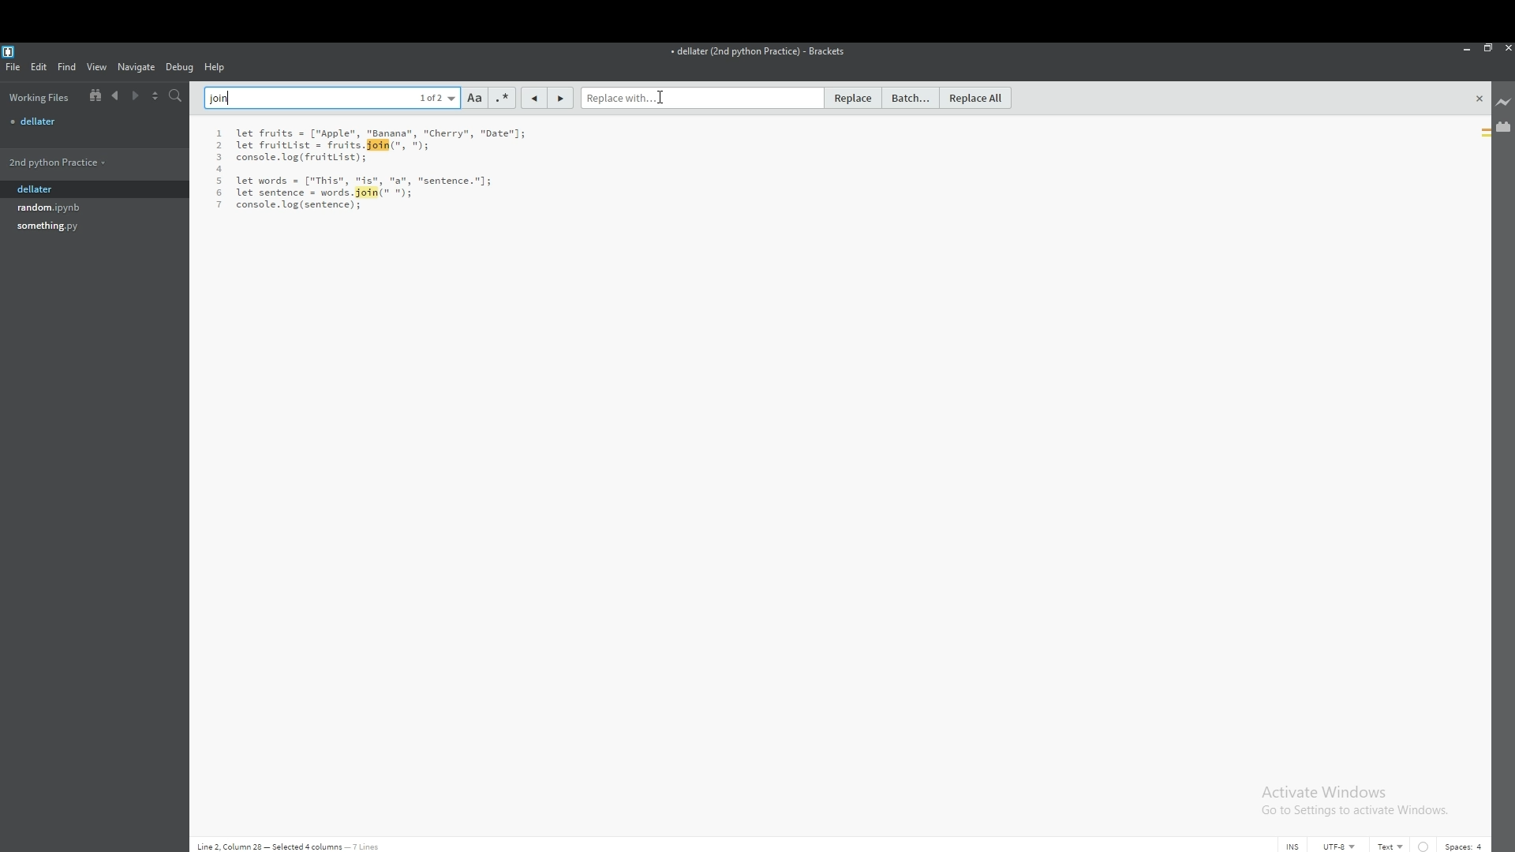  What do you see at coordinates (559, 98) in the screenshot?
I see `next match` at bounding box center [559, 98].